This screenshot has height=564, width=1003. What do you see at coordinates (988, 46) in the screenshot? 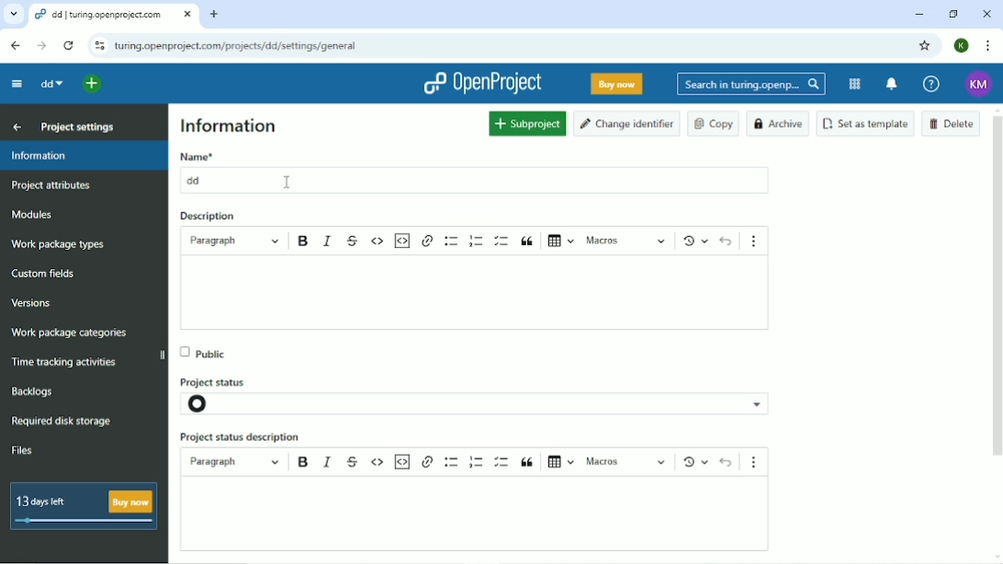
I see `Customize and control google chrome` at bounding box center [988, 46].